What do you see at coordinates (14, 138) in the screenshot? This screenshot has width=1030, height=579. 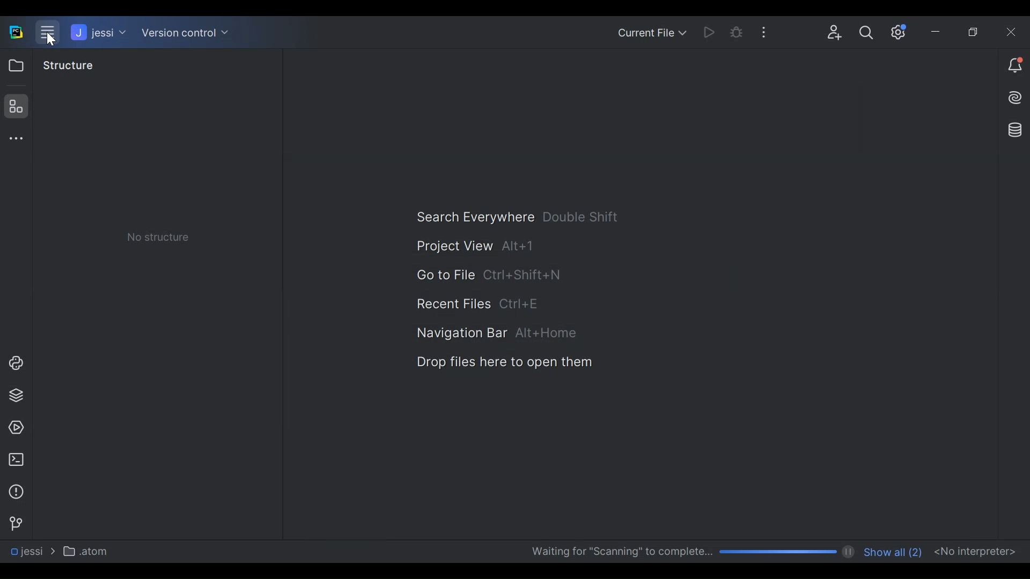 I see `More tool window` at bounding box center [14, 138].